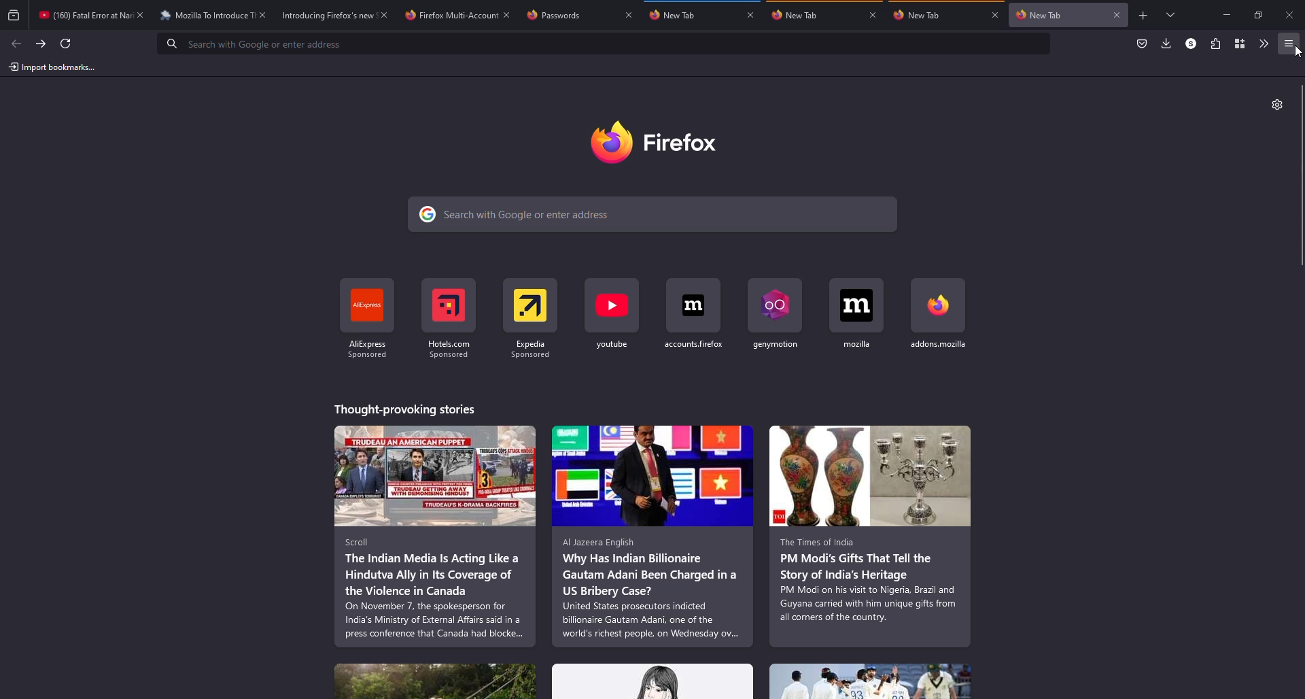 This screenshot has height=699, width=1305. What do you see at coordinates (1259, 15) in the screenshot?
I see `maximize` at bounding box center [1259, 15].